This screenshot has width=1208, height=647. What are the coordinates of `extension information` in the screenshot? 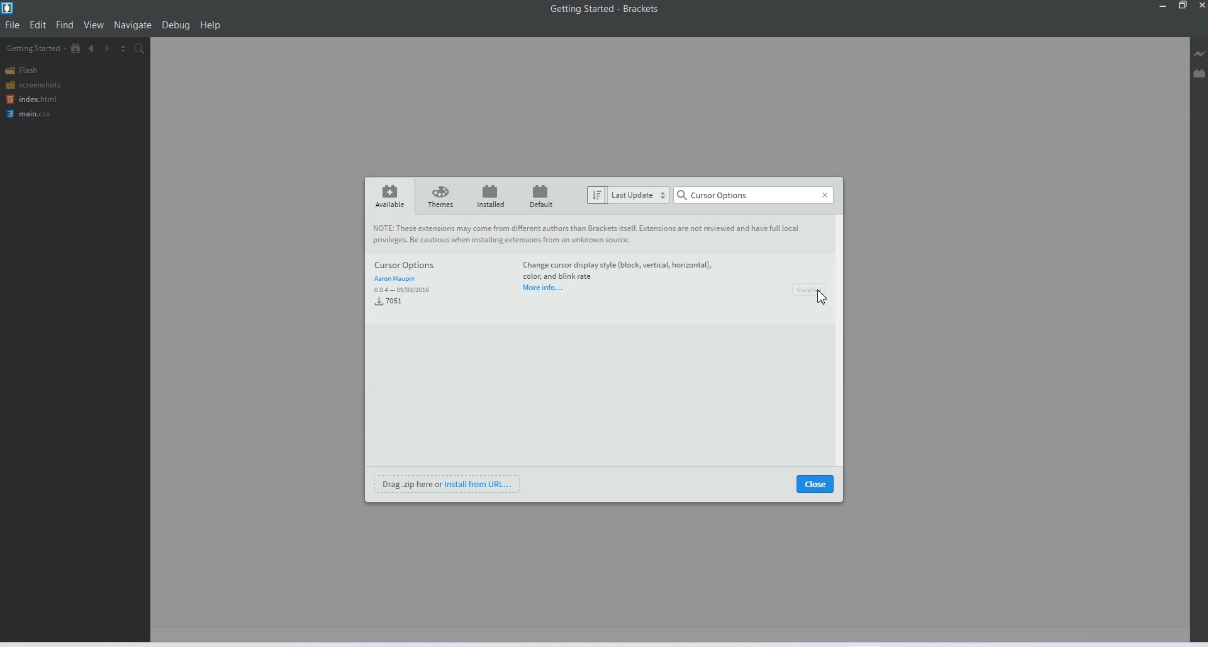 It's located at (617, 271).